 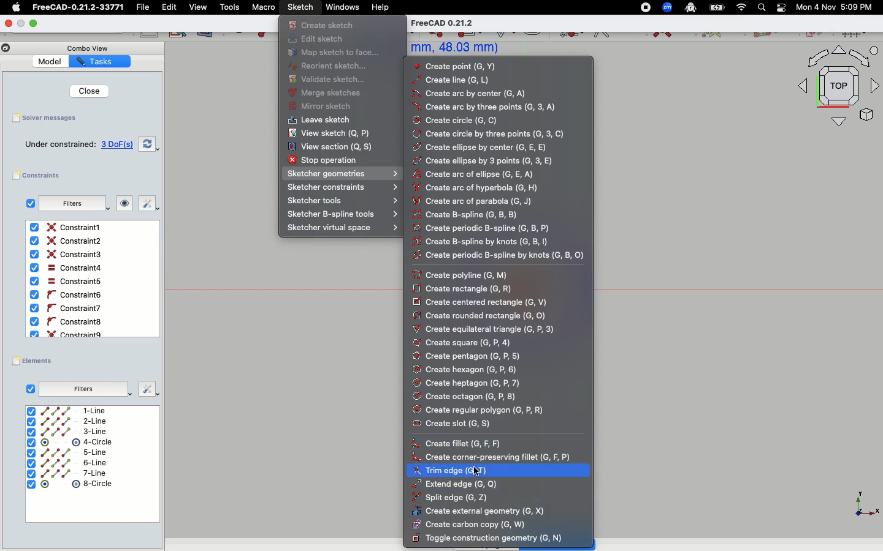 What do you see at coordinates (87, 48) in the screenshot?
I see `Combo View` at bounding box center [87, 48].